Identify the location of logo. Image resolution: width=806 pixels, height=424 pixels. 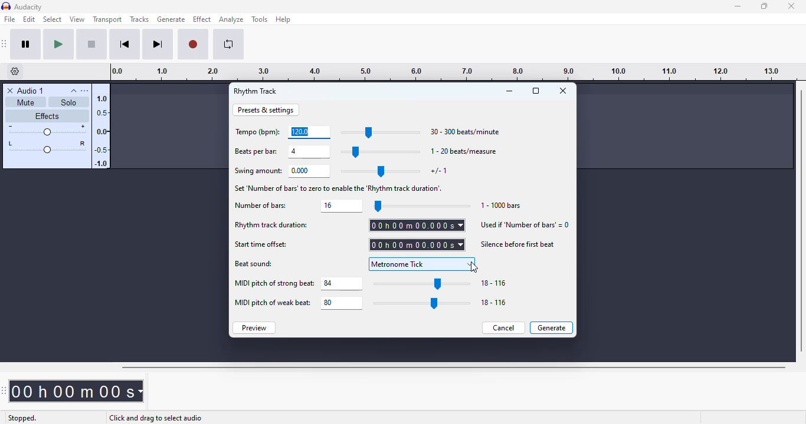
(6, 6).